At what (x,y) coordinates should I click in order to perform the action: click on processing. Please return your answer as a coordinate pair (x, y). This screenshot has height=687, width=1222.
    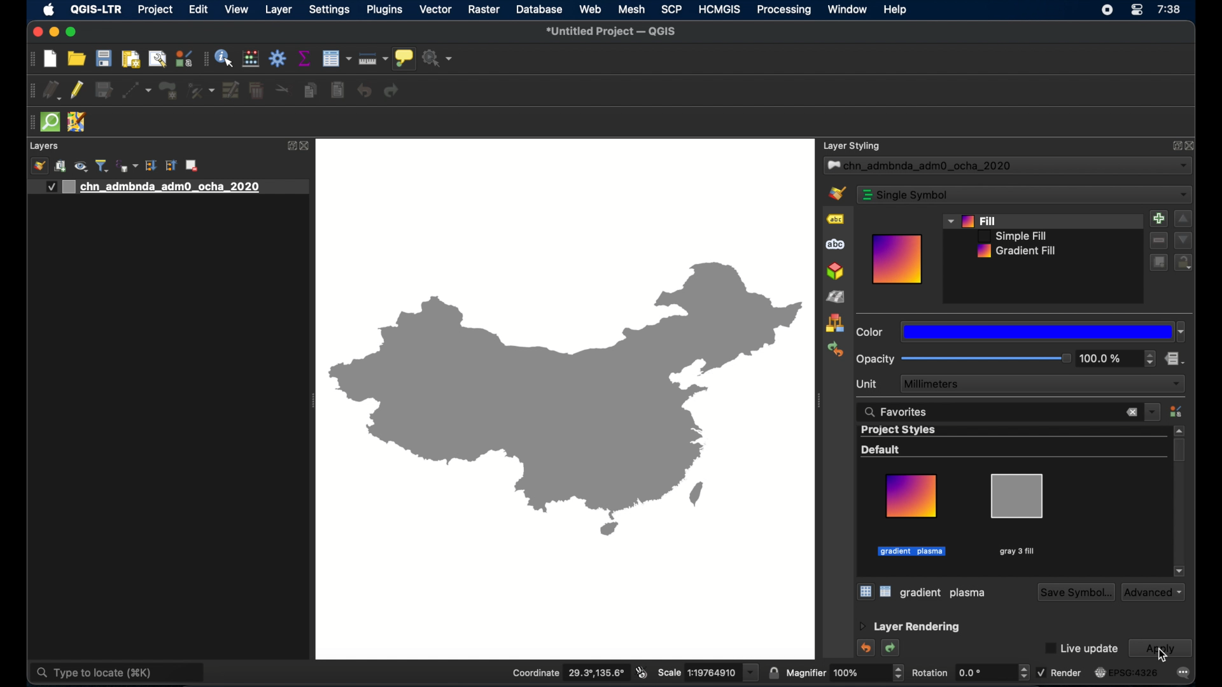
    Looking at the image, I should click on (783, 10).